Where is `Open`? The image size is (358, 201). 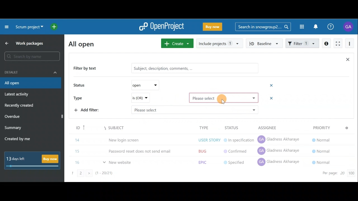 Open is located at coordinates (143, 85).